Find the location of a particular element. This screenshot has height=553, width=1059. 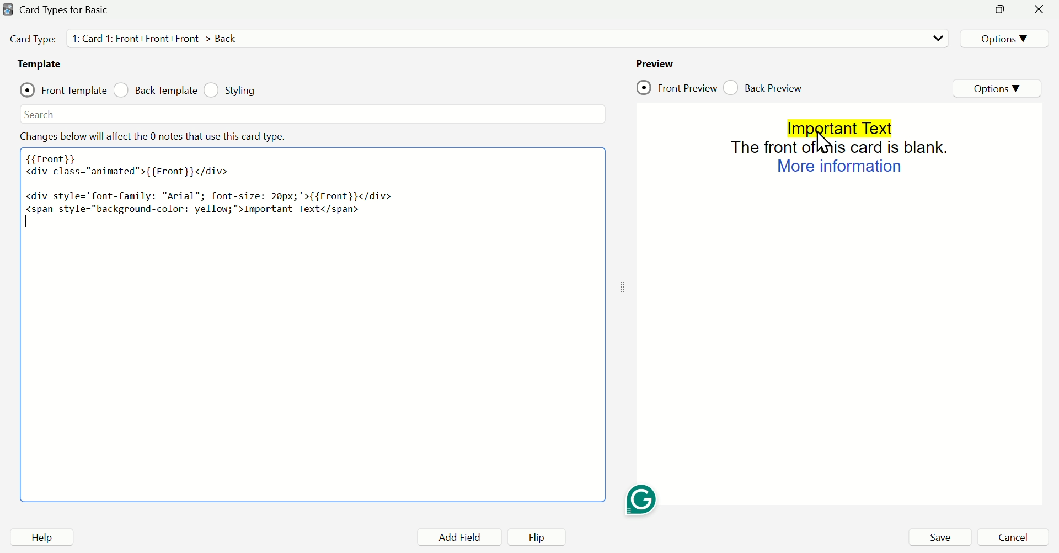

Template is located at coordinates (44, 65).